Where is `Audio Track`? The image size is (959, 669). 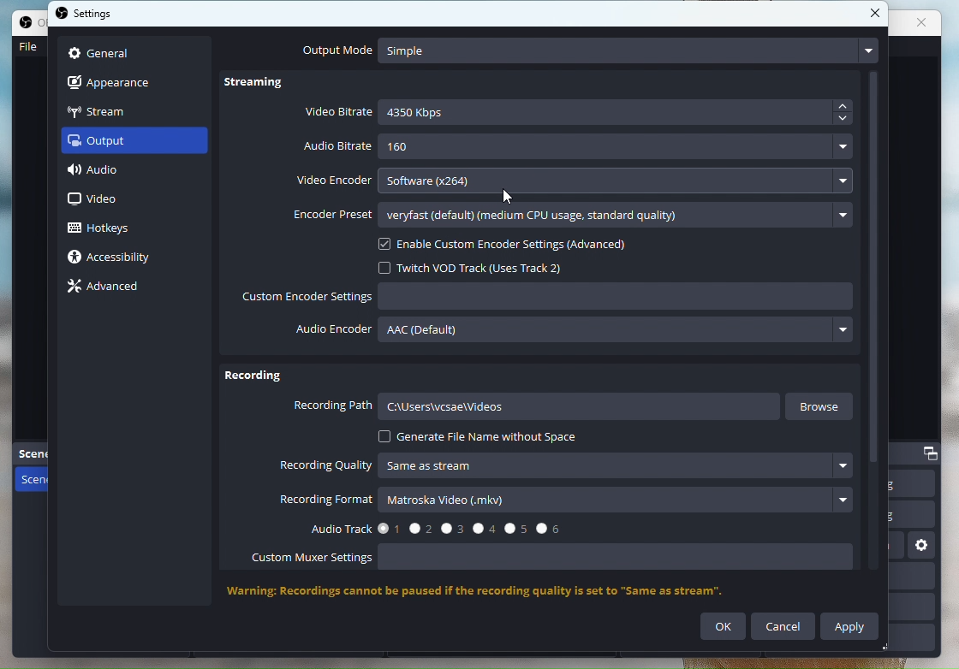 Audio Track is located at coordinates (430, 527).